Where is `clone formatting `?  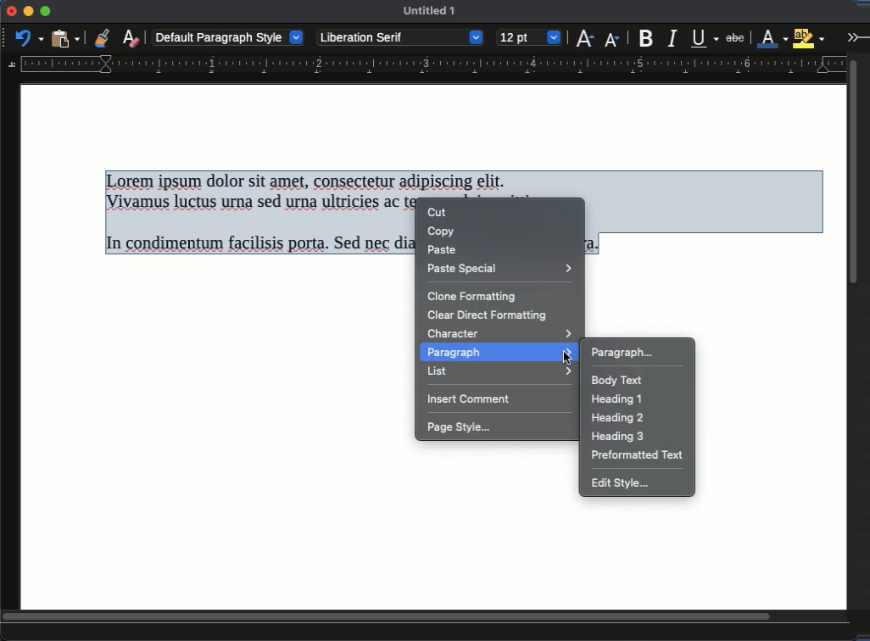 clone formatting  is located at coordinates (474, 298).